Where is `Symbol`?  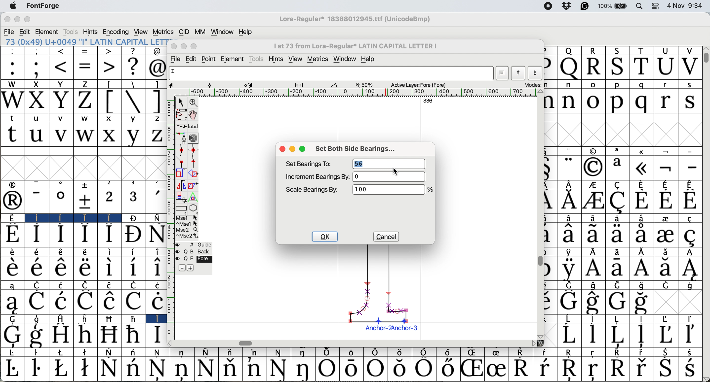 Symbol is located at coordinates (666, 235).